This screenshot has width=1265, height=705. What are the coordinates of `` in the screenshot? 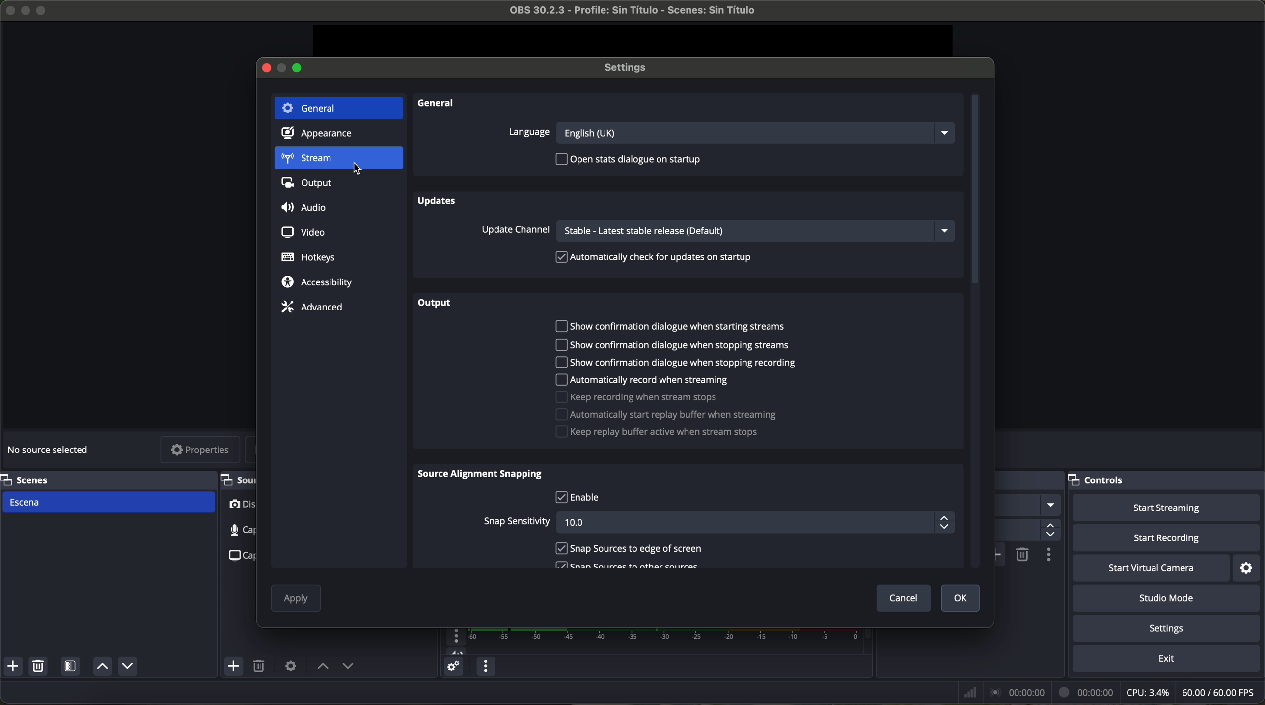 It's located at (1030, 480).